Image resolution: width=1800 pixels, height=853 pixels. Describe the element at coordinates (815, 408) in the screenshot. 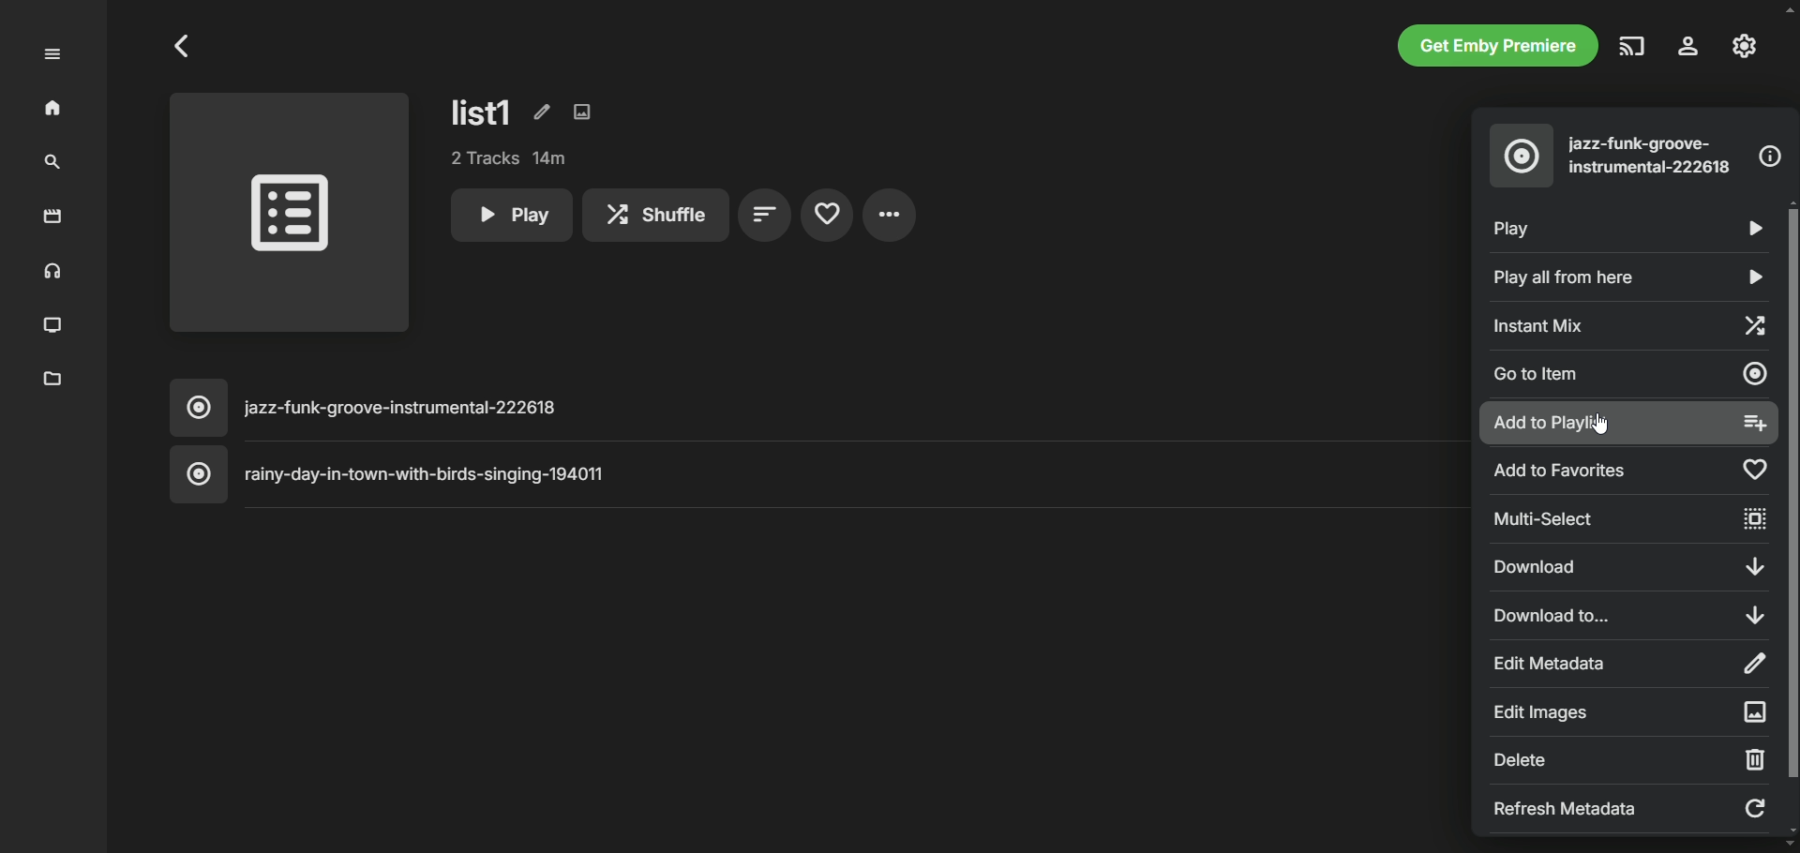

I see `music title` at that location.